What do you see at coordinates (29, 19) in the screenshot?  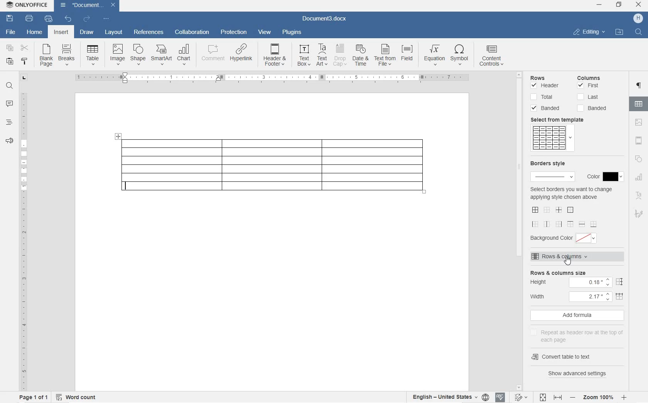 I see `PRINT` at bounding box center [29, 19].